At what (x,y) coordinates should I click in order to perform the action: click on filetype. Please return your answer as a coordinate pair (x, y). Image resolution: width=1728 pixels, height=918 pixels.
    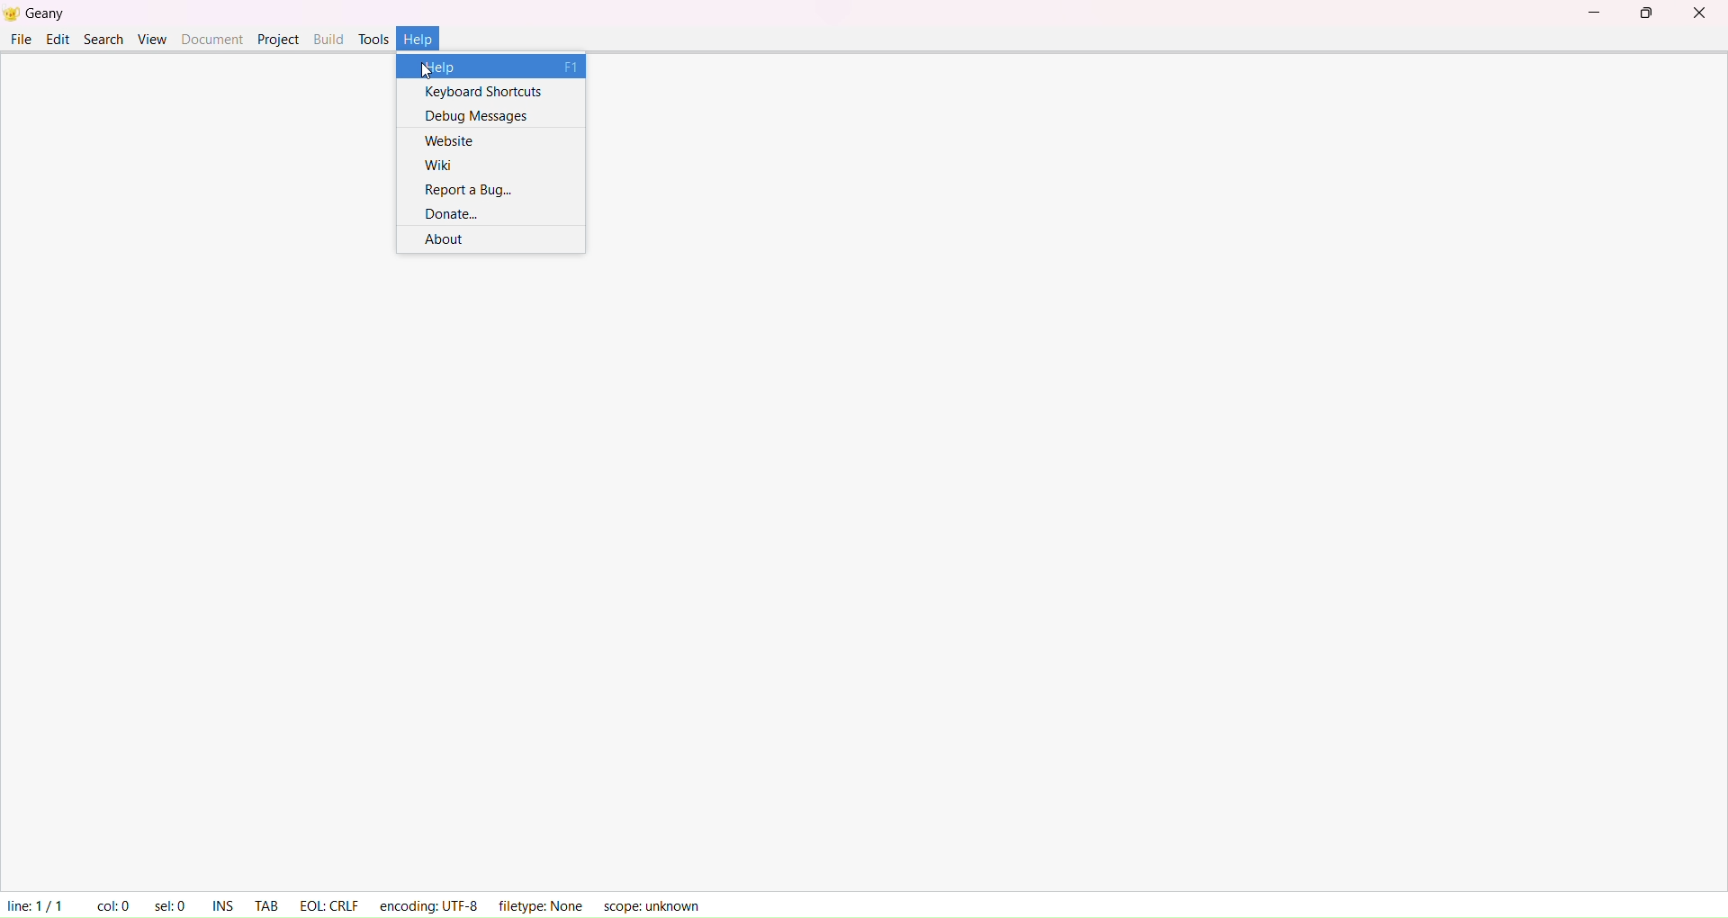
    Looking at the image, I should click on (539, 904).